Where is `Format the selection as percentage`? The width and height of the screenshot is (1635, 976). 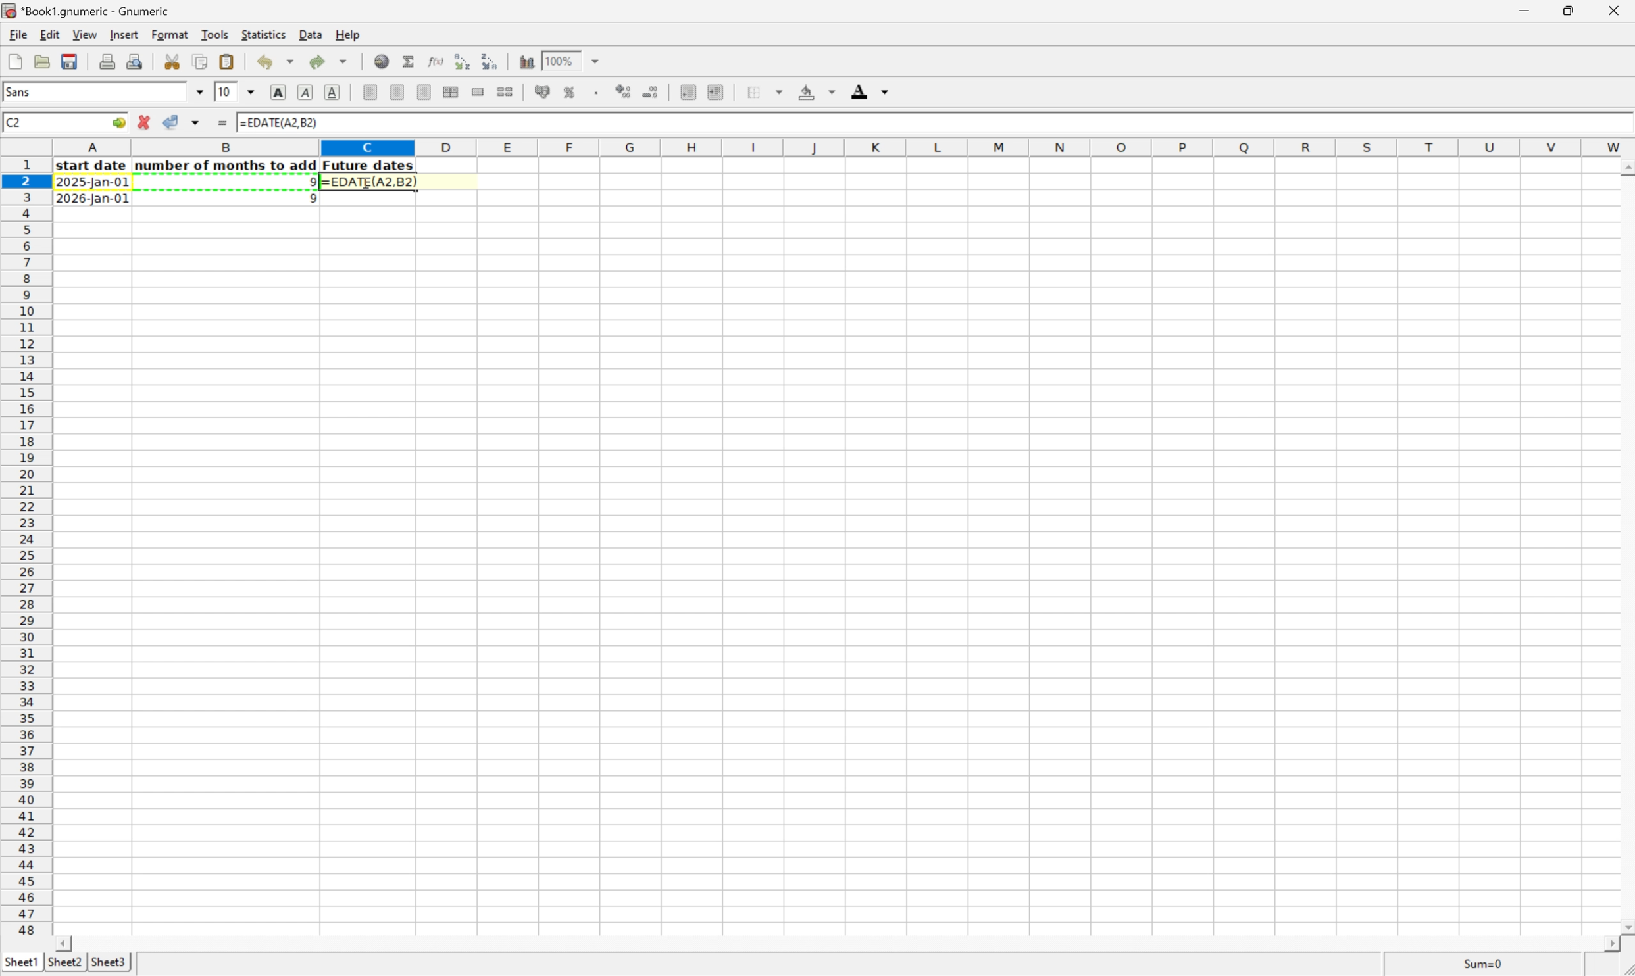 Format the selection as percentage is located at coordinates (571, 94).